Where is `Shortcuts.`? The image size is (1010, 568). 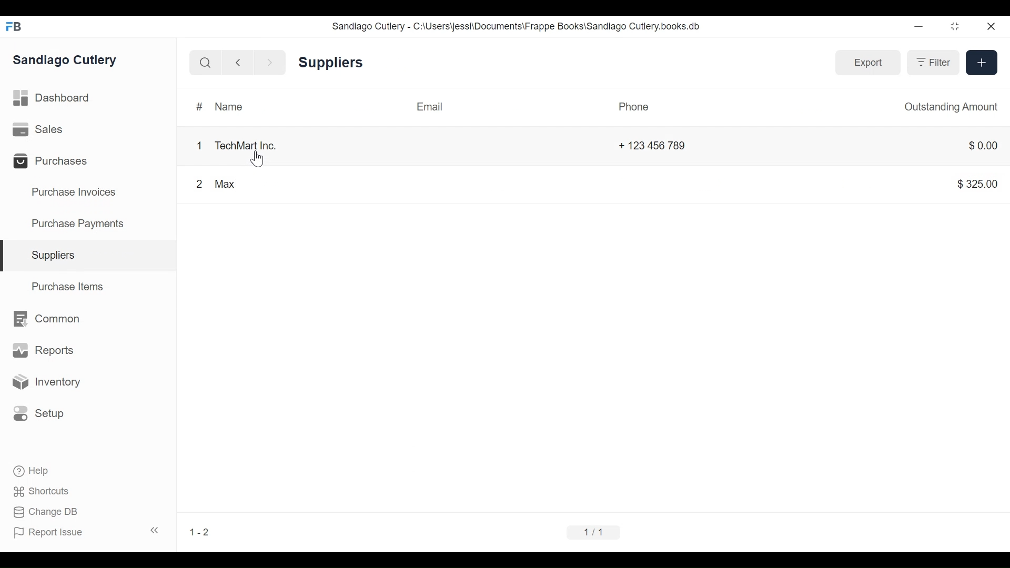 Shortcuts. is located at coordinates (42, 492).